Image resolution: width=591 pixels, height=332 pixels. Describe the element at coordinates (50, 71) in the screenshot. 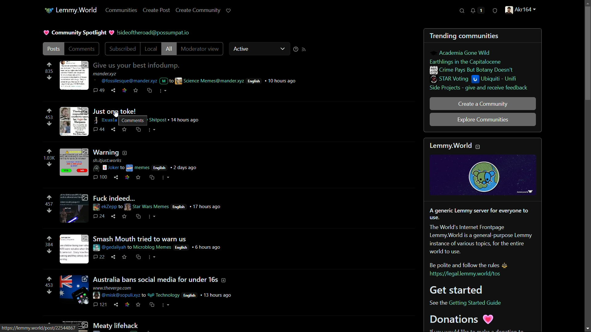

I see `835` at that location.